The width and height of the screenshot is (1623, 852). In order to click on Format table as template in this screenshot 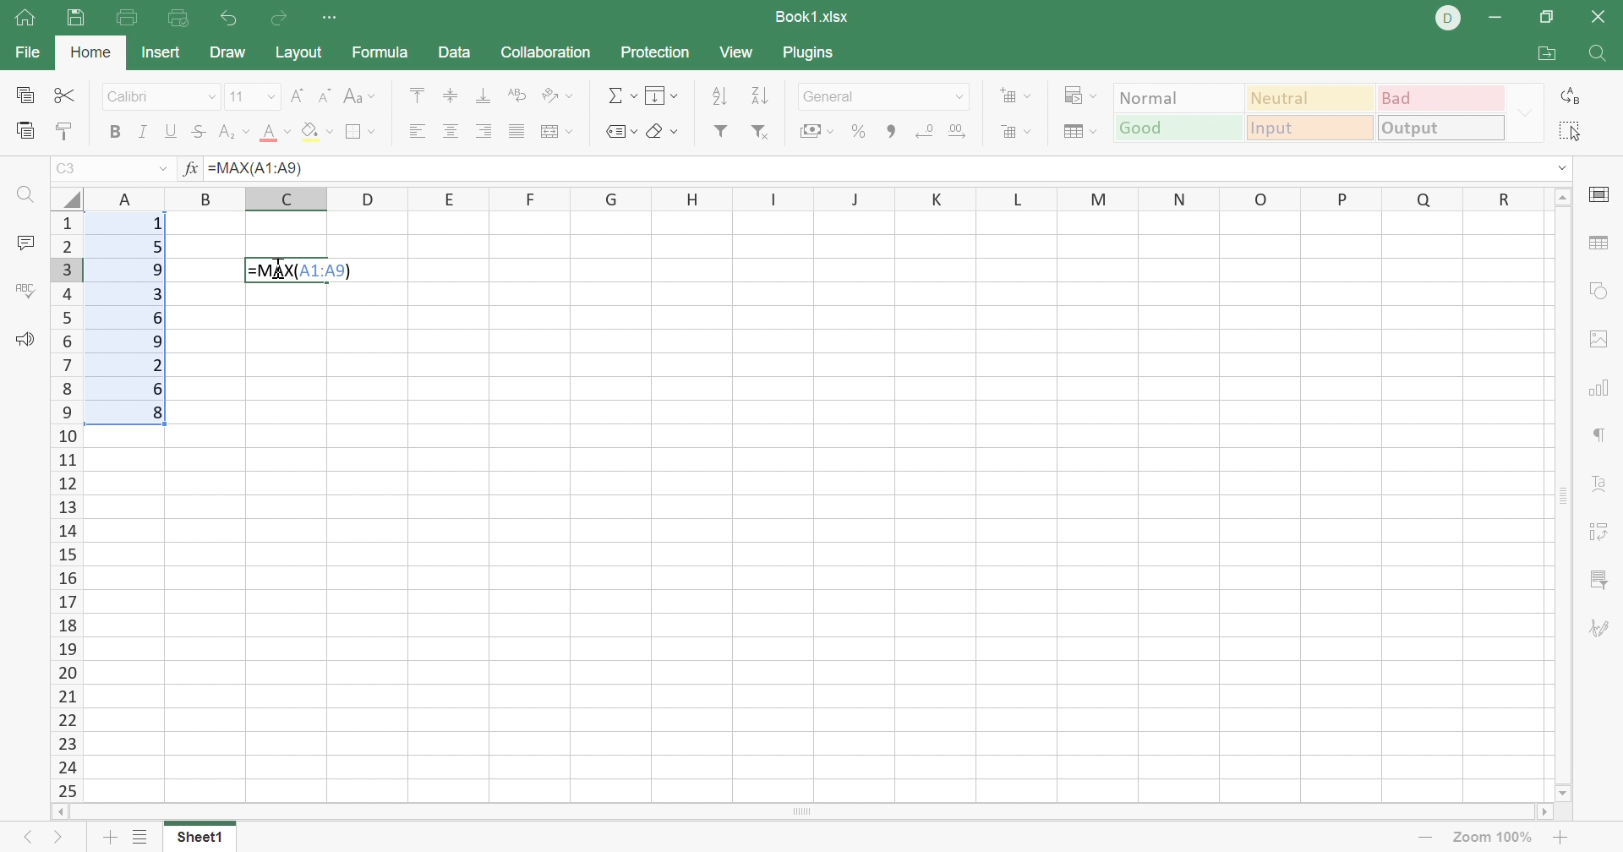, I will do `click(1079, 132)`.